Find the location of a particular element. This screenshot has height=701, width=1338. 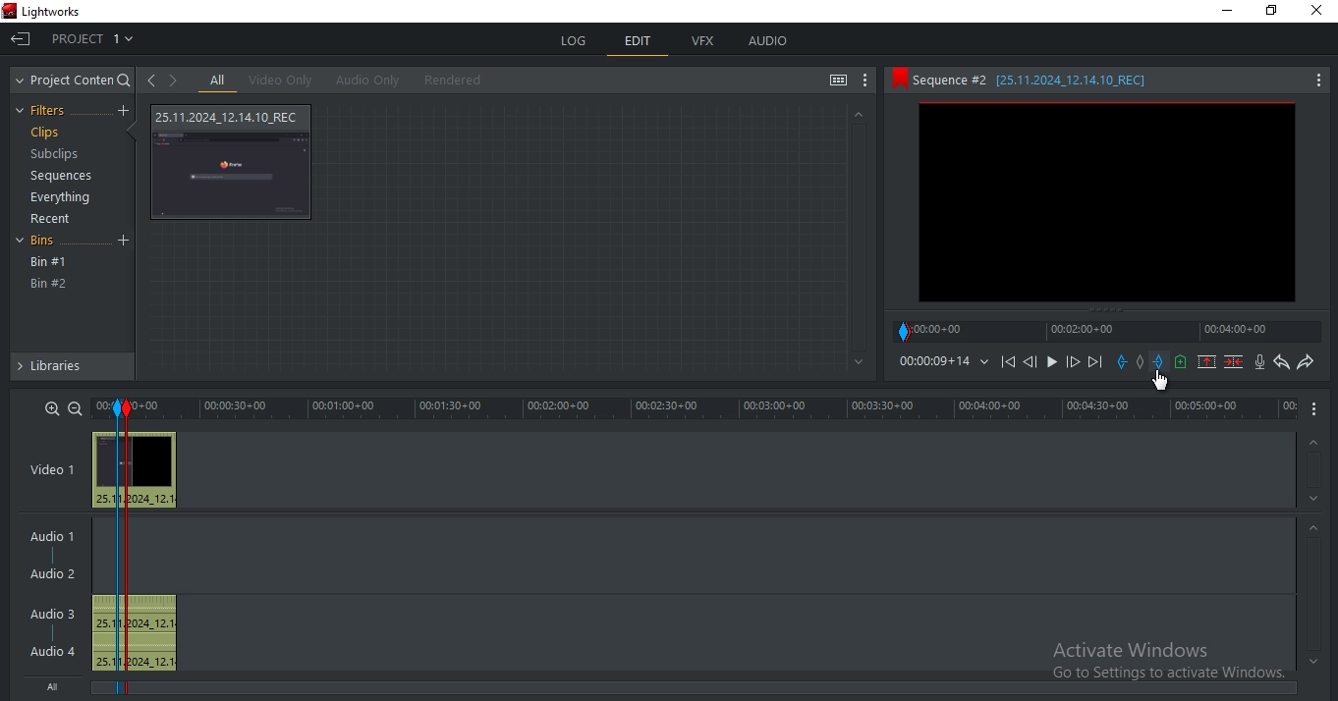

redo is located at coordinates (1306, 363).